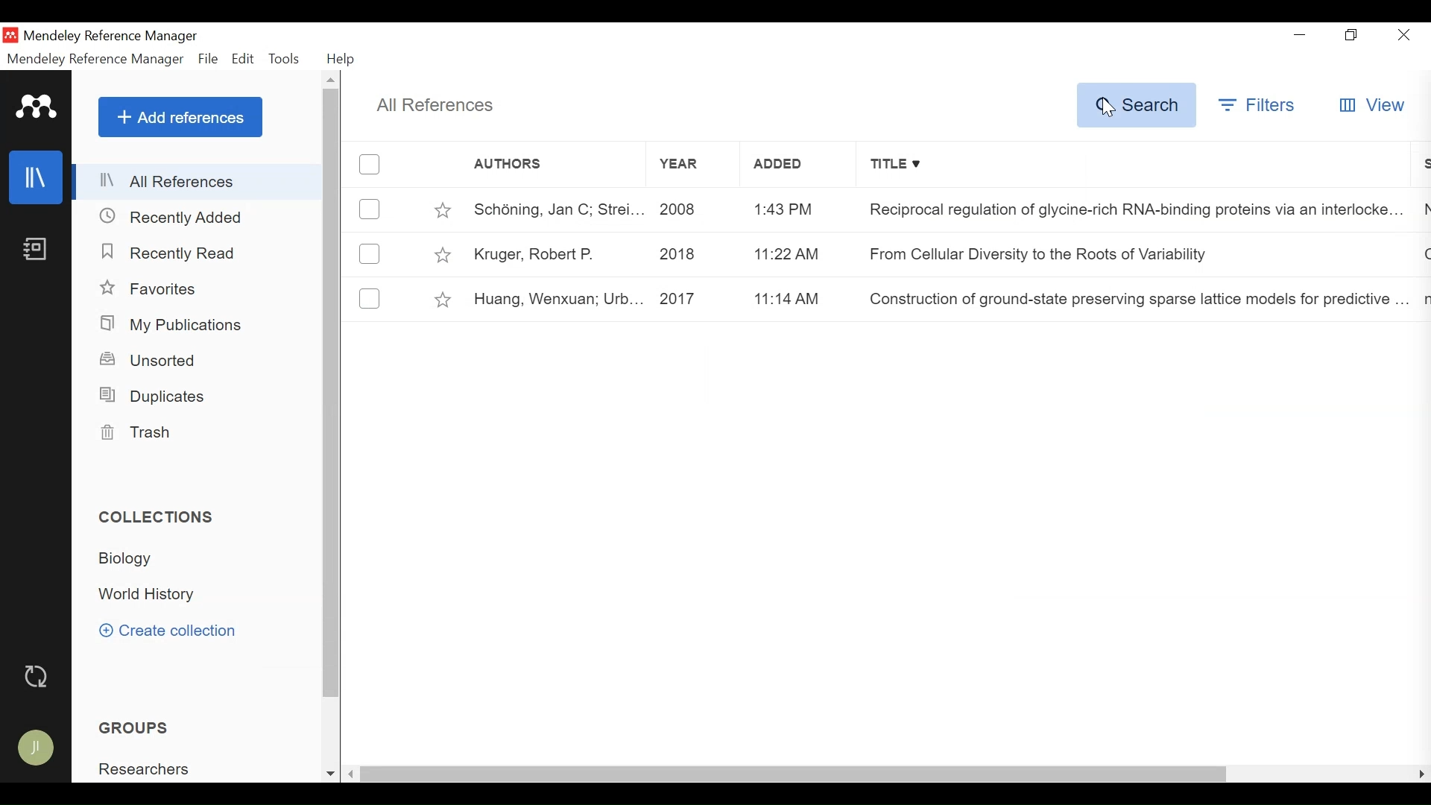 The image size is (1431, 805). Describe the element at coordinates (145, 435) in the screenshot. I see `Trash` at that location.